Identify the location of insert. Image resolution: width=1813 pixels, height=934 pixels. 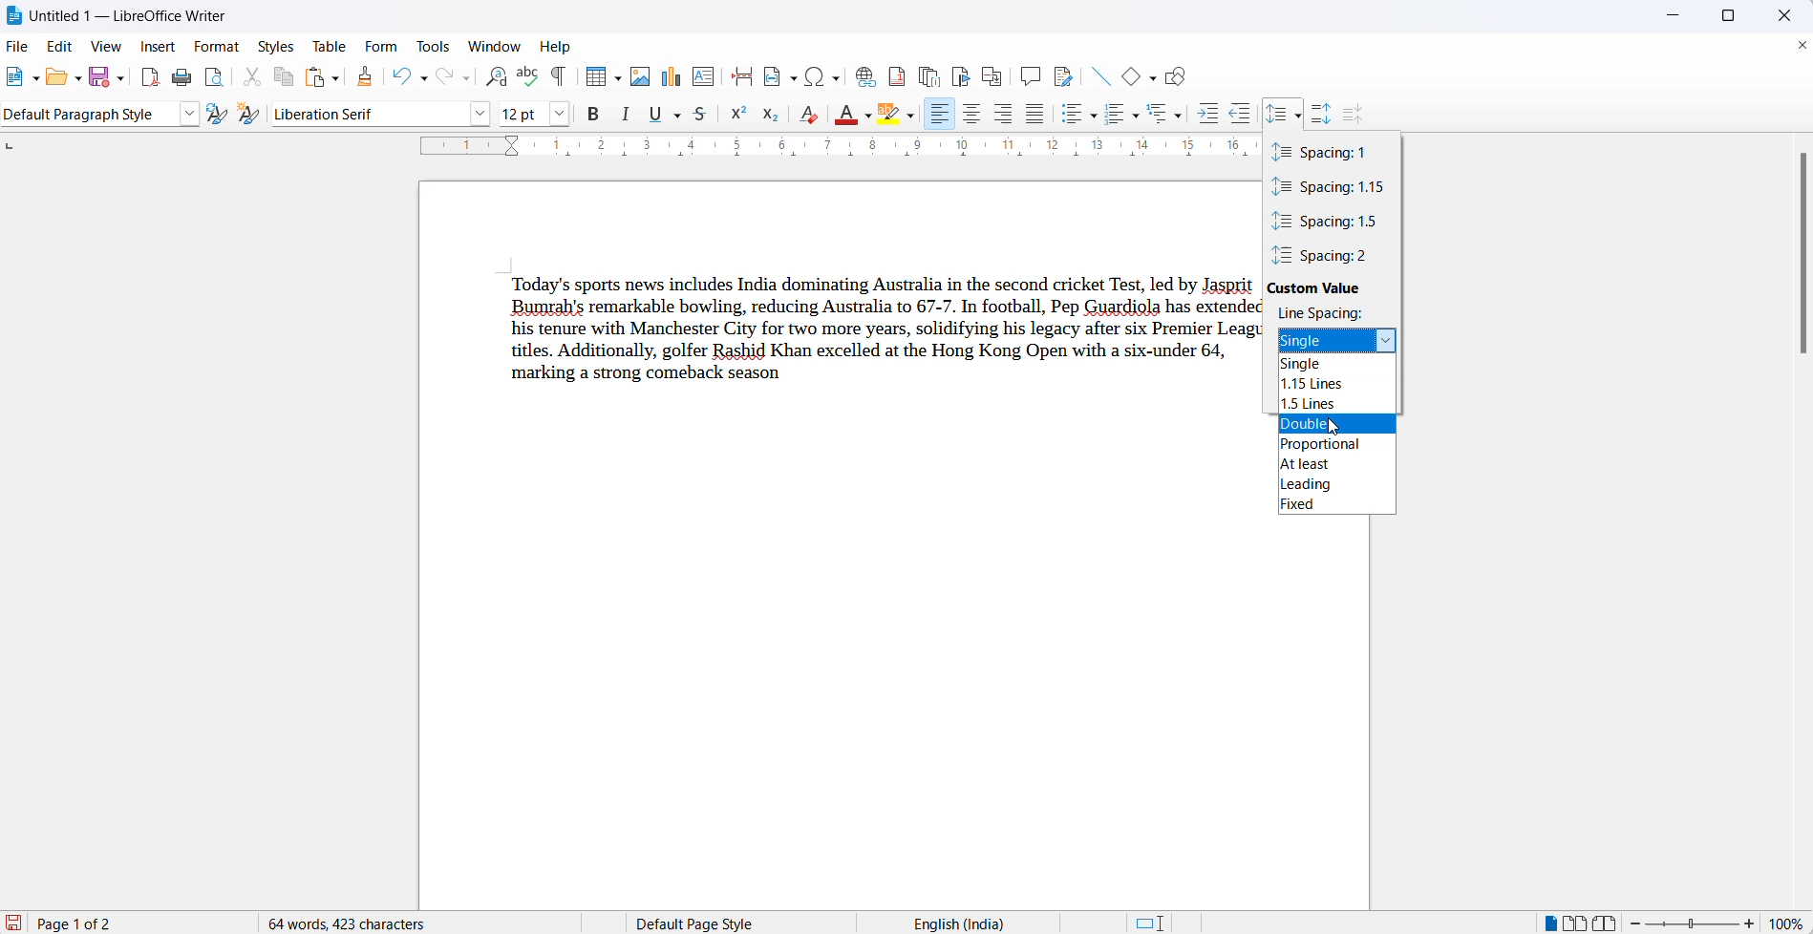
(160, 46).